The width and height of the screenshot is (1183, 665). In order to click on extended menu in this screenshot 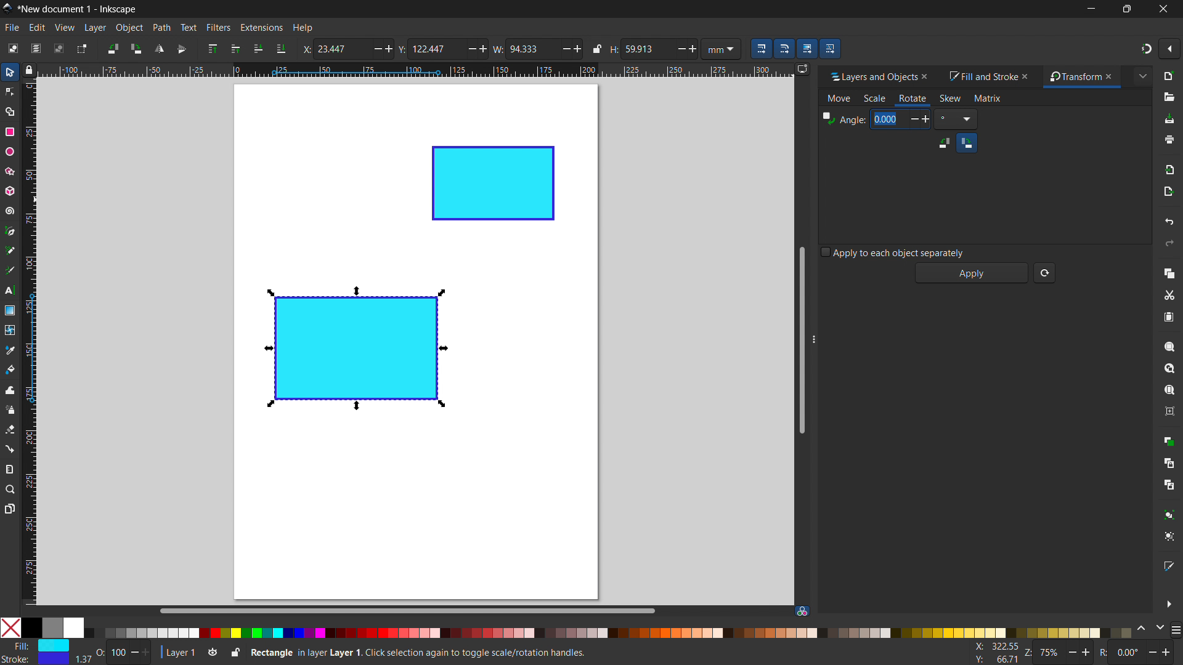, I will do `click(1142, 76)`.